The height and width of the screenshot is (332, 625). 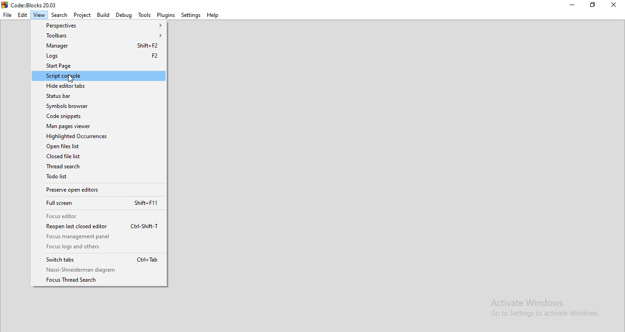 I want to click on Focus Thread Search, so click(x=99, y=280).